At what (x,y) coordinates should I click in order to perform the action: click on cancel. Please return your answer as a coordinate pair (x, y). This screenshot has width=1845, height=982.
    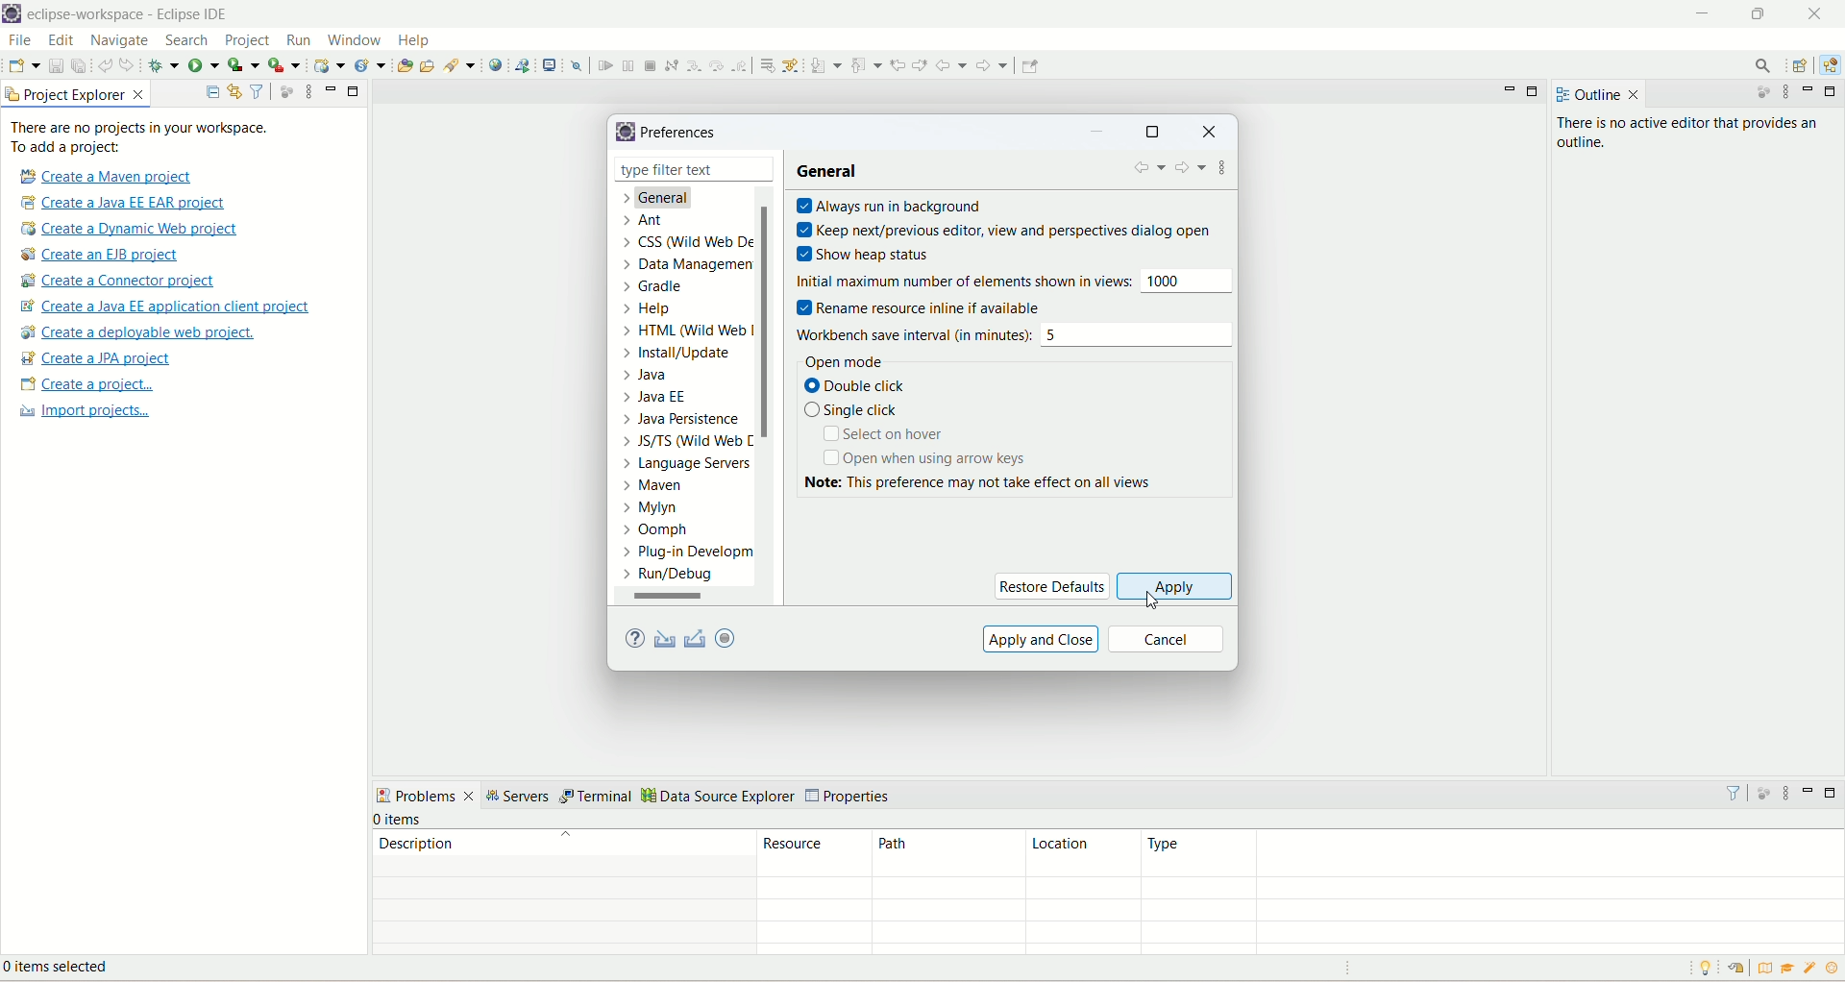
    Looking at the image, I should click on (1168, 639).